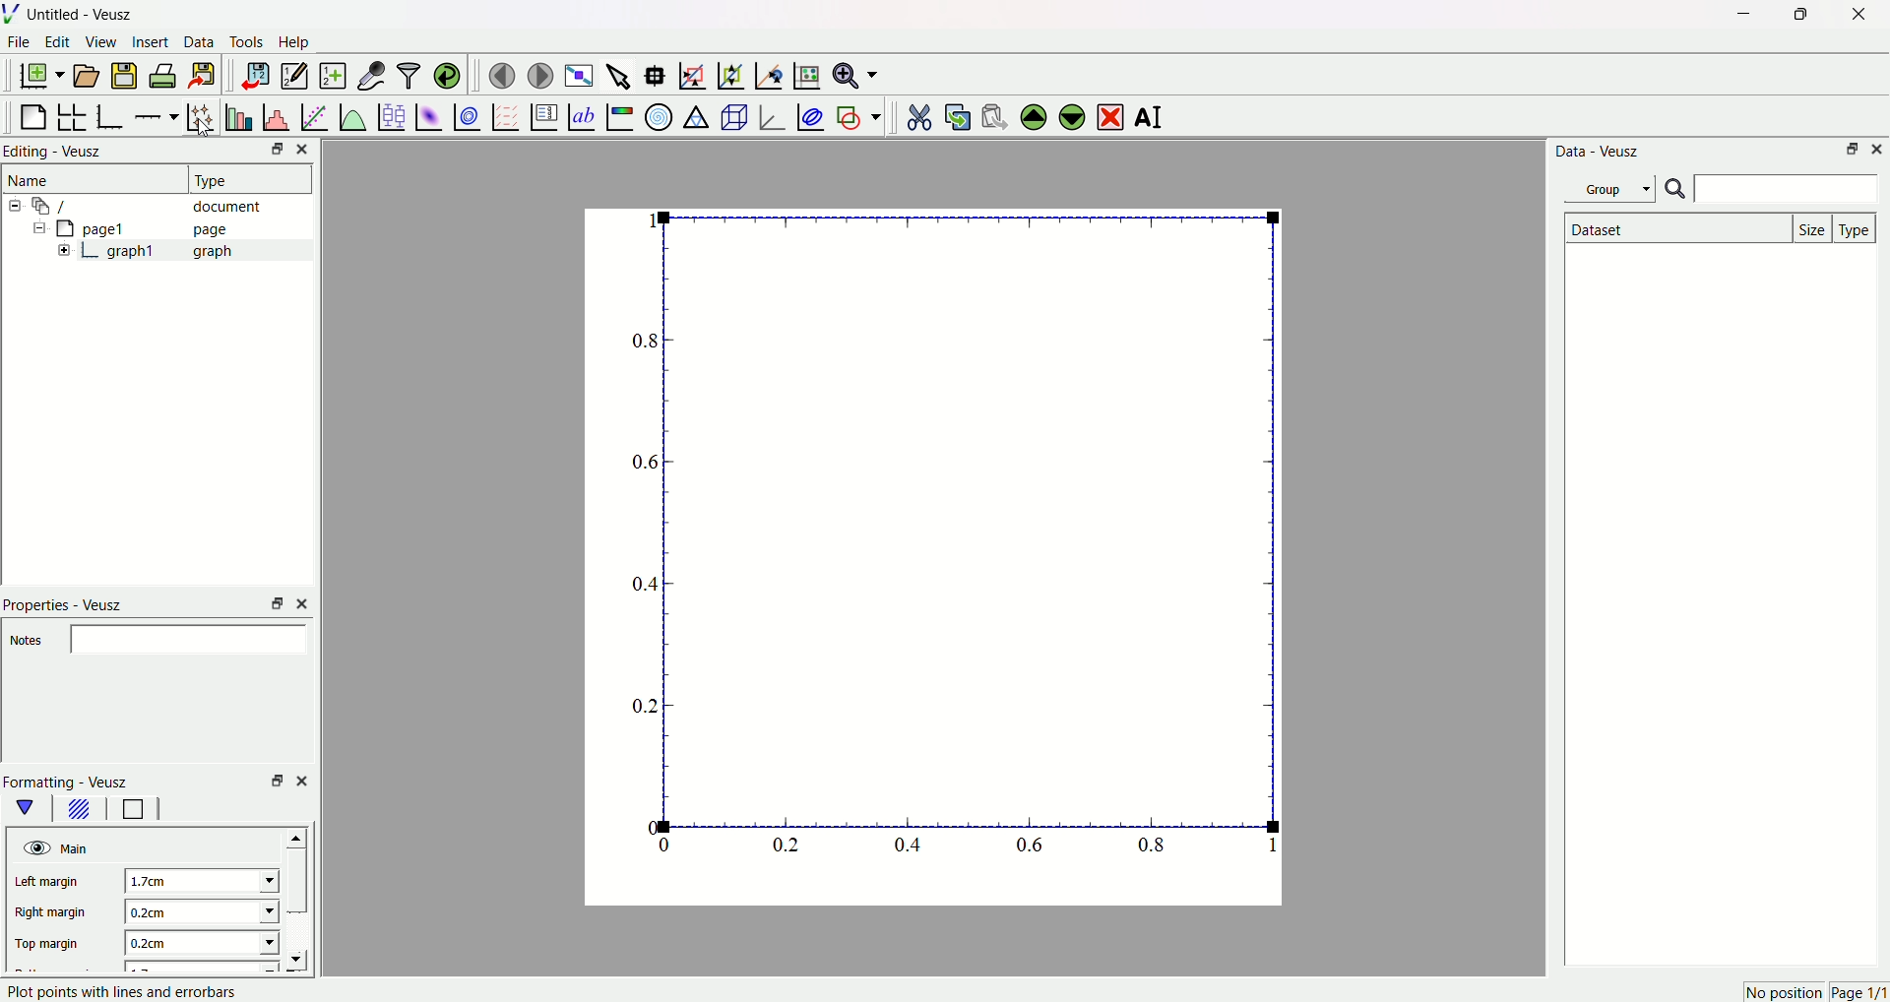 This screenshot has width=1890, height=1002. What do you see at coordinates (272, 602) in the screenshot?
I see `minimise` at bounding box center [272, 602].